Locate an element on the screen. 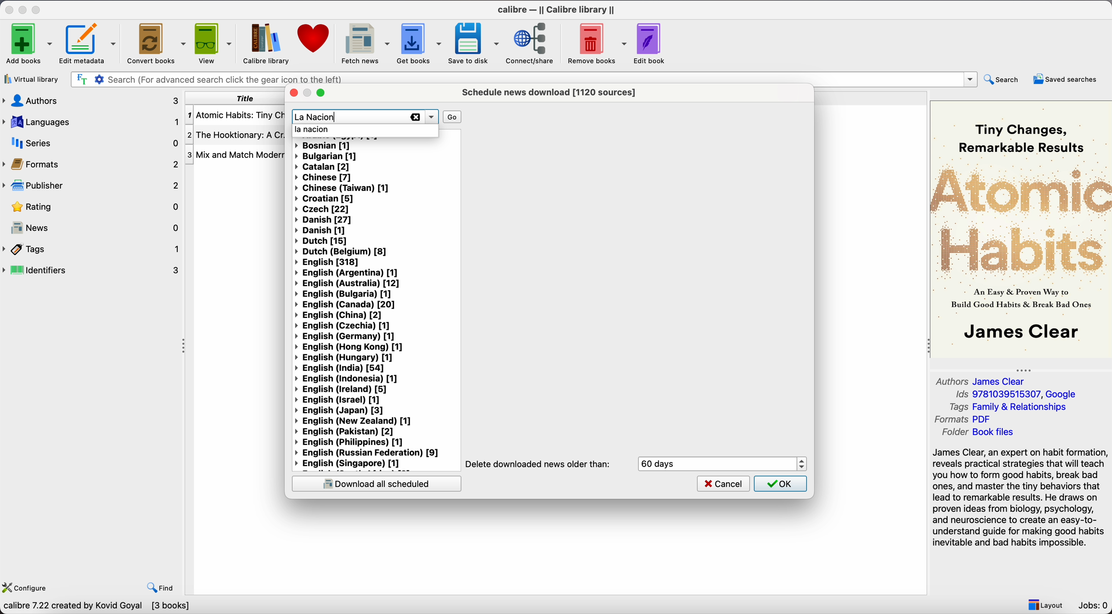 The width and height of the screenshot is (1112, 614). Ids 9781039515307, Google is located at coordinates (1019, 394).